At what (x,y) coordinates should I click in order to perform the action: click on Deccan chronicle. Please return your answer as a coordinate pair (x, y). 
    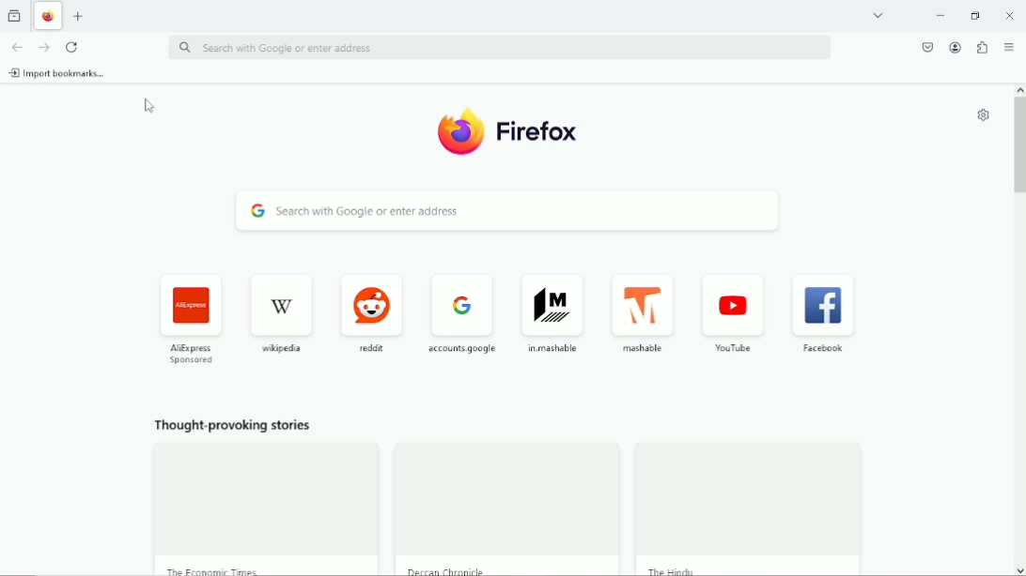
    Looking at the image, I should click on (449, 570).